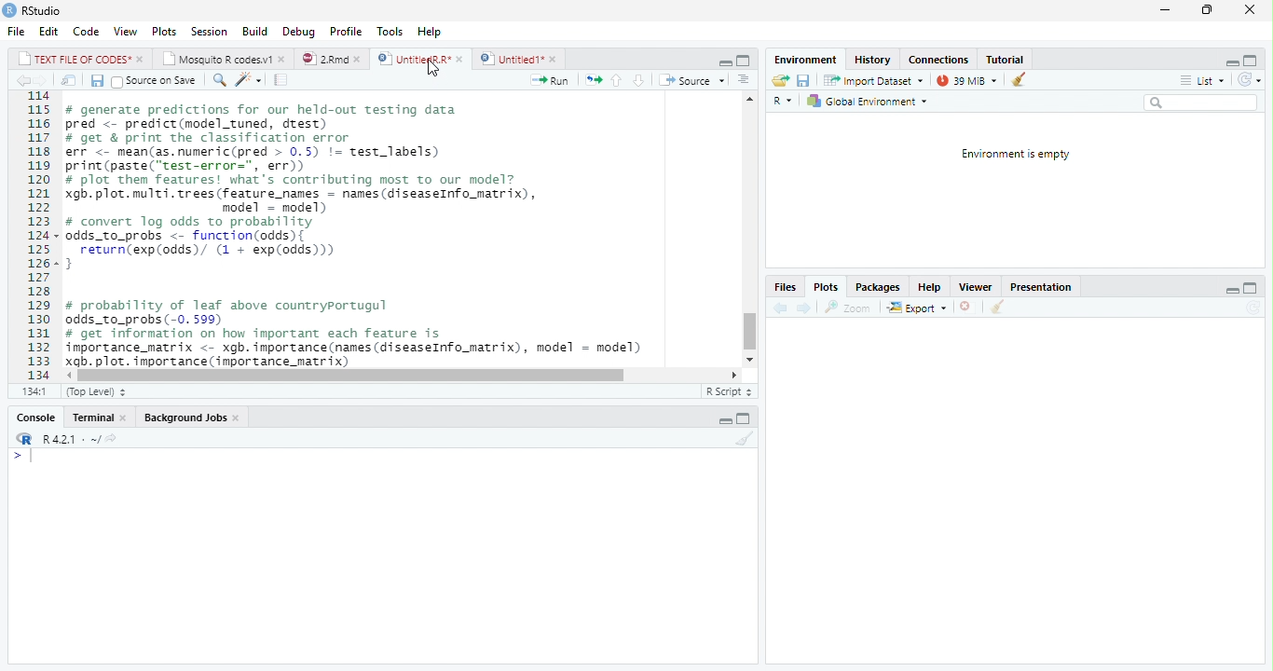 Image resolution: width=1273 pixels, height=671 pixels. What do you see at coordinates (874, 60) in the screenshot?
I see `History` at bounding box center [874, 60].